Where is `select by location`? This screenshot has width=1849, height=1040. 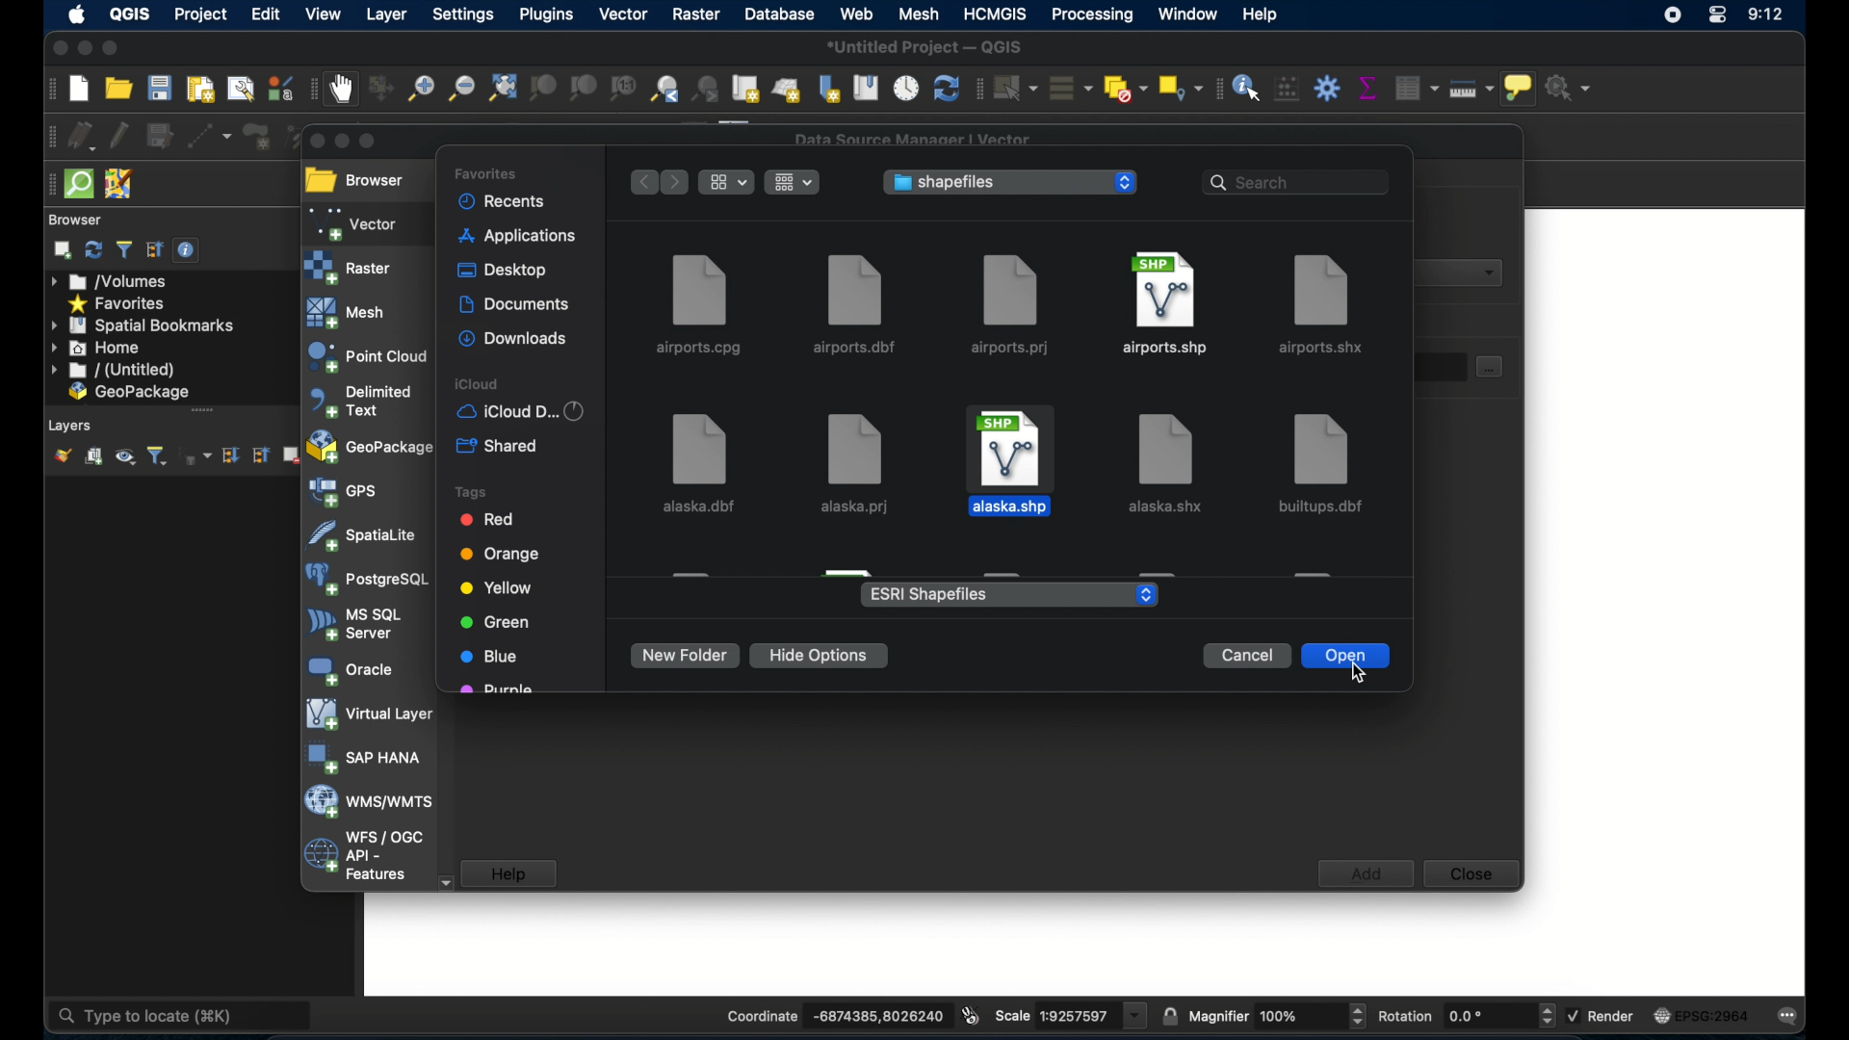 select by location is located at coordinates (1182, 88).